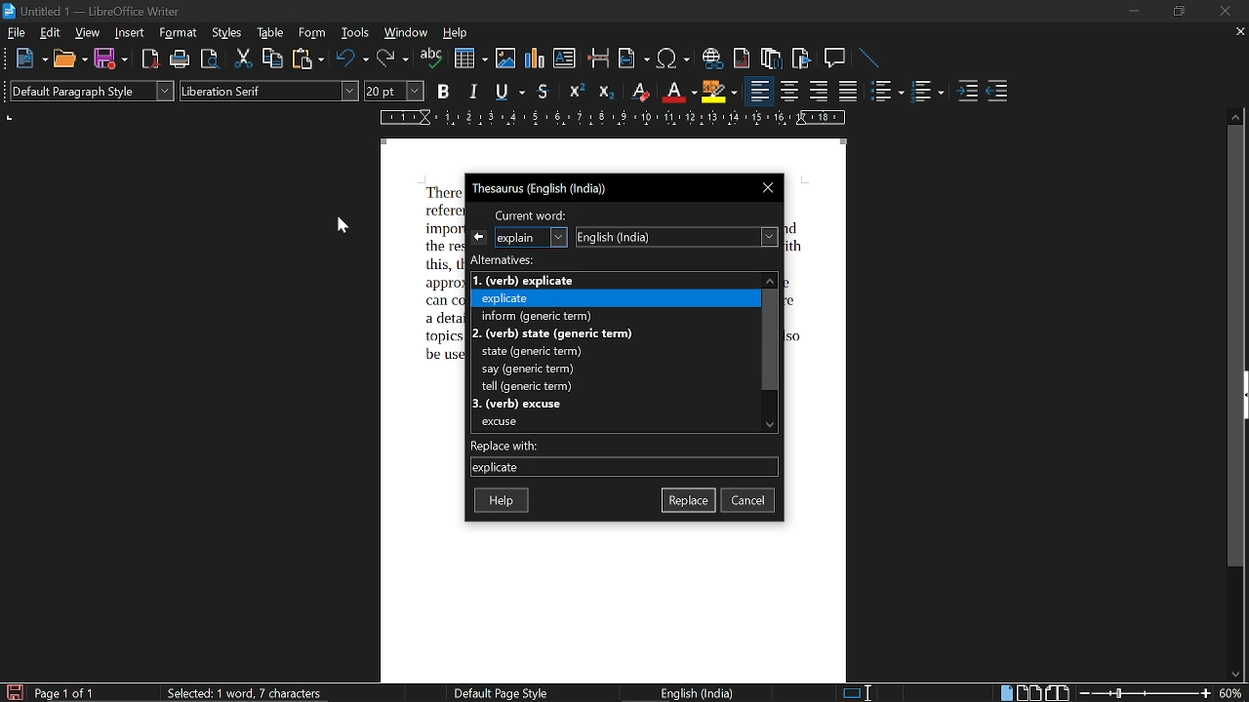 The height and width of the screenshot is (702, 1249). Describe the element at coordinates (1223, 12) in the screenshot. I see `close` at that location.